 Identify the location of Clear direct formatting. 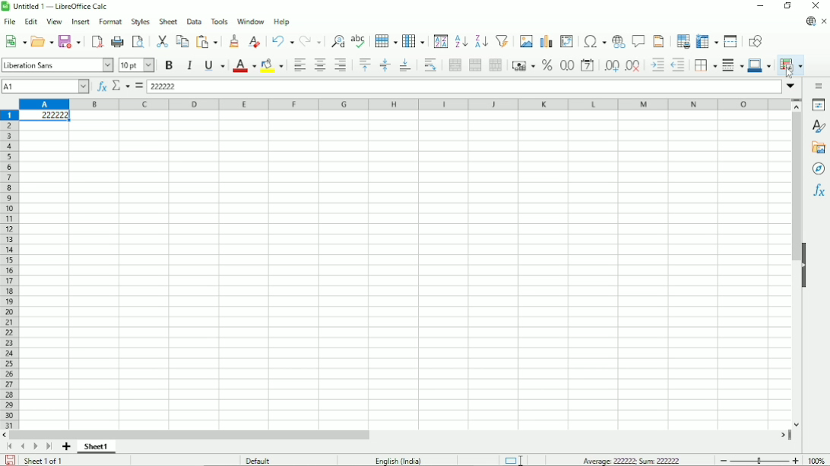
(255, 41).